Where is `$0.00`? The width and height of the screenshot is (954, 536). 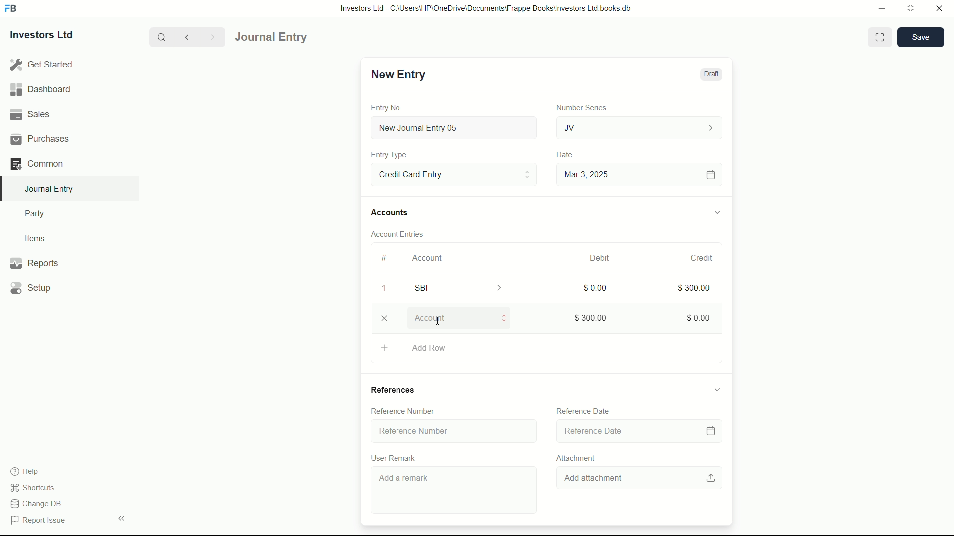 $0.00 is located at coordinates (697, 317).